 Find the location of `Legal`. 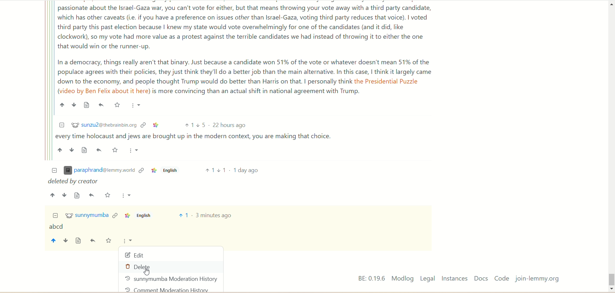

Legal is located at coordinates (428, 278).